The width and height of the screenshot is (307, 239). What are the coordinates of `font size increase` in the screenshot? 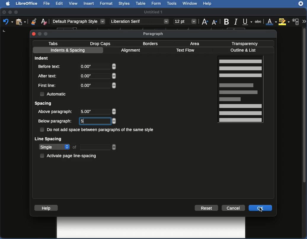 It's located at (204, 23).